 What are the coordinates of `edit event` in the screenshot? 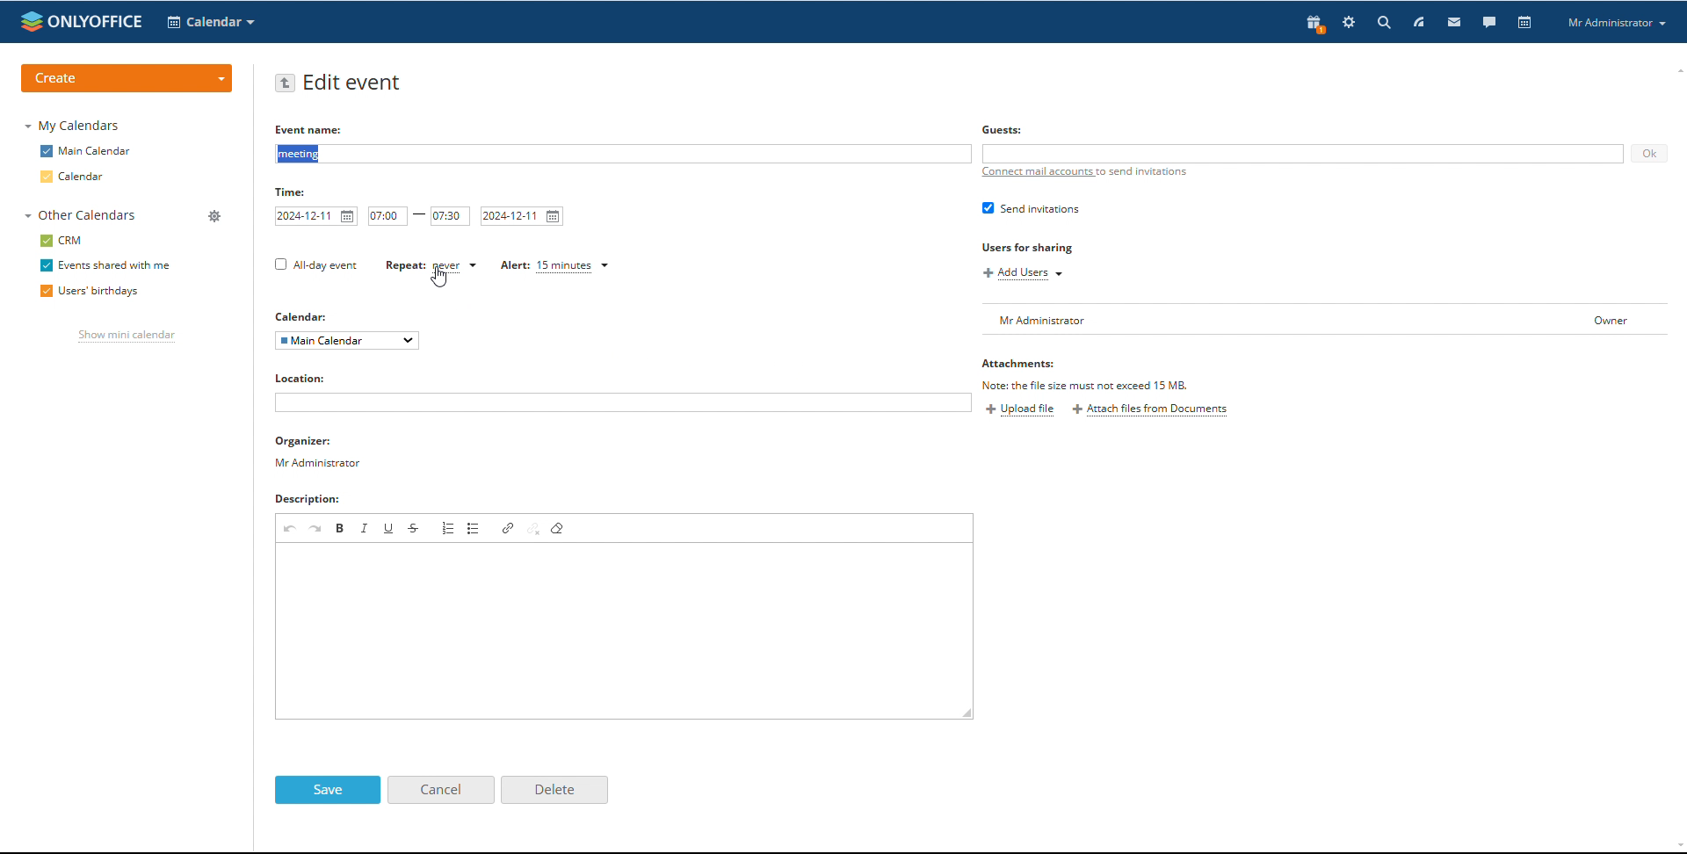 It's located at (353, 83).